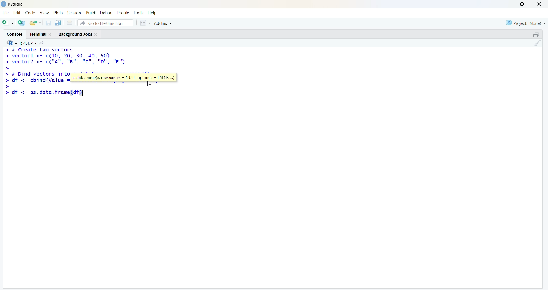 This screenshot has width=548, height=290. I want to click on # Bind vectors into a dataframe using cbind()df <- cbind(value = vectorl, Category = vector2), so click(35, 80).